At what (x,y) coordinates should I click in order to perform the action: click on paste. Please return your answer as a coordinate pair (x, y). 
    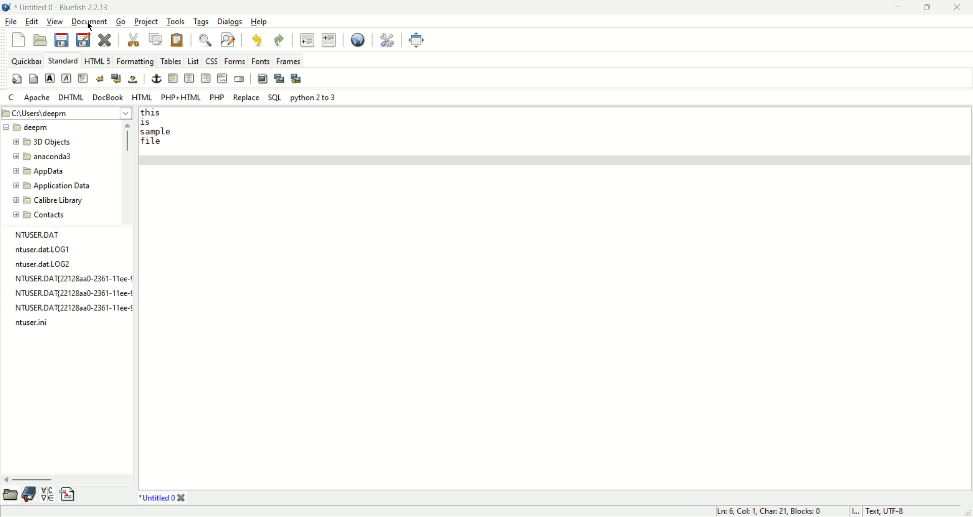
    Looking at the image, I should click on (175, 39).